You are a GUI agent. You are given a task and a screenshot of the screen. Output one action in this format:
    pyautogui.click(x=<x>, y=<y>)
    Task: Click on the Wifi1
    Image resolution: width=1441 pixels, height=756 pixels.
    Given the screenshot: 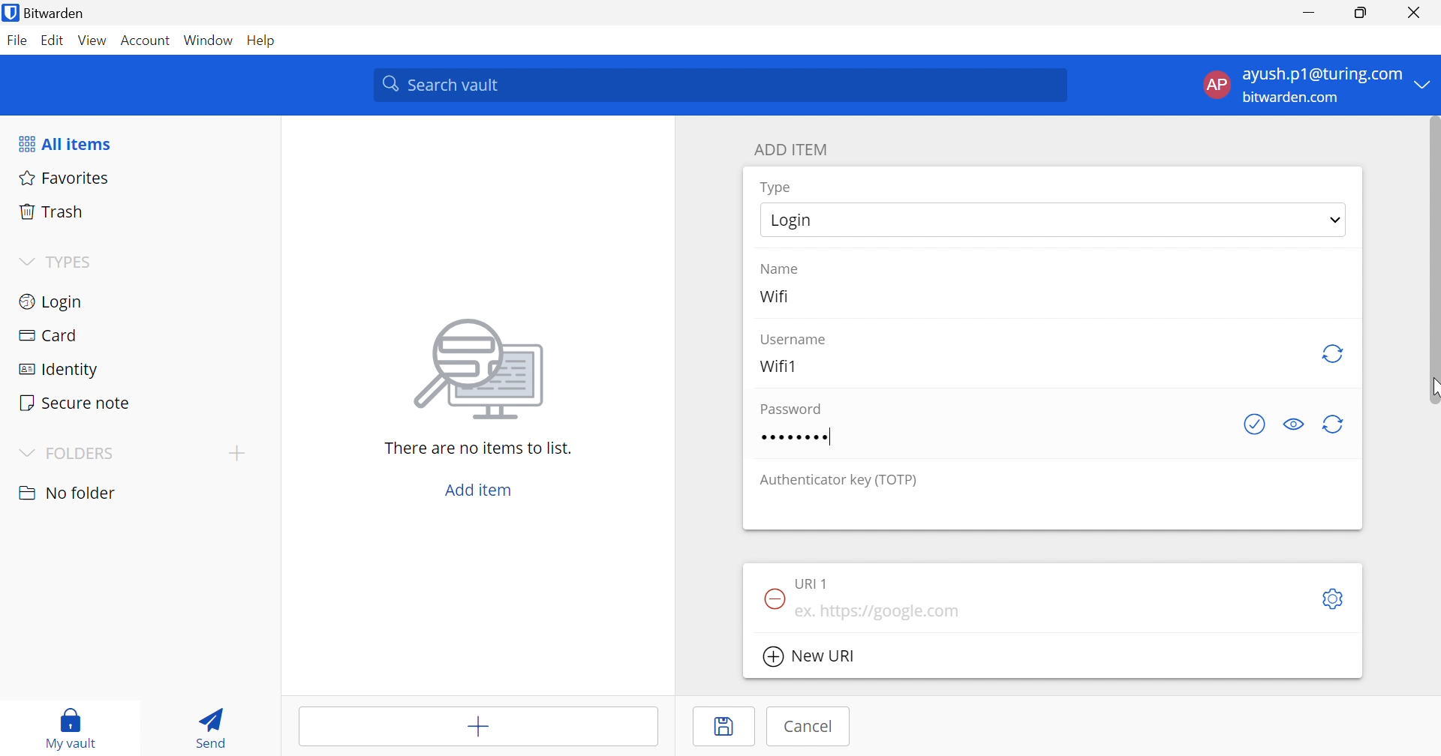 What is the action you would take?
    pyautogui.click(x=778, y=367)
    